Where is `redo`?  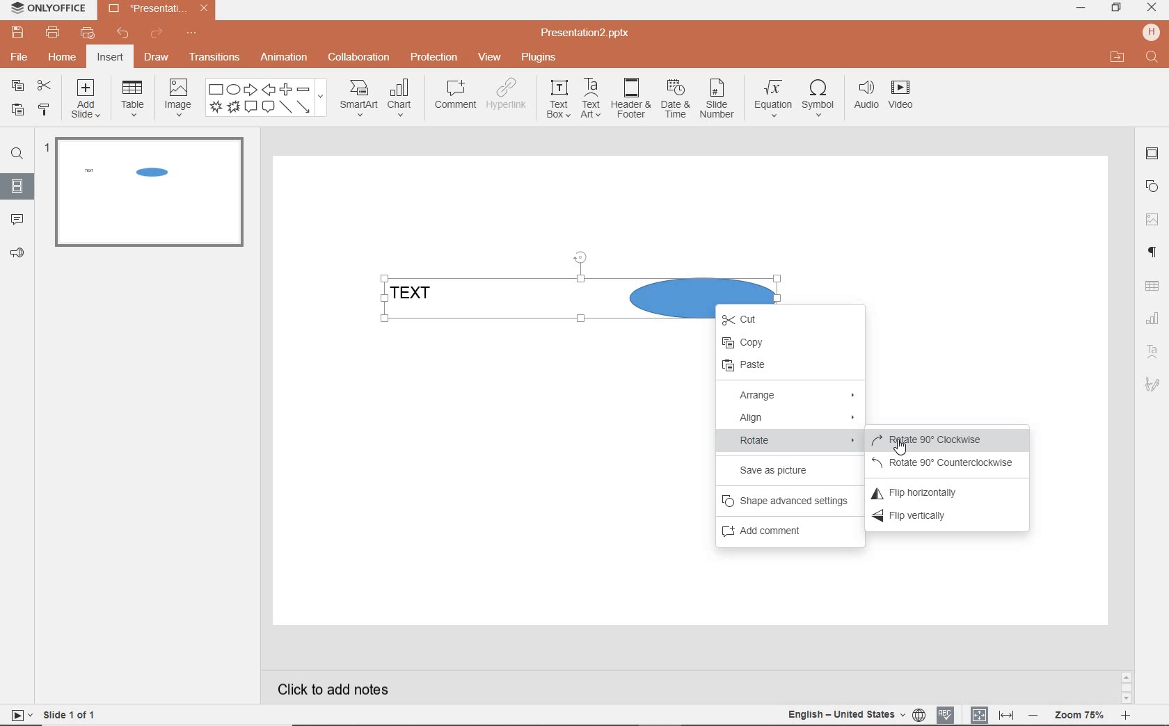
redo is located at coordinates (156, 35).